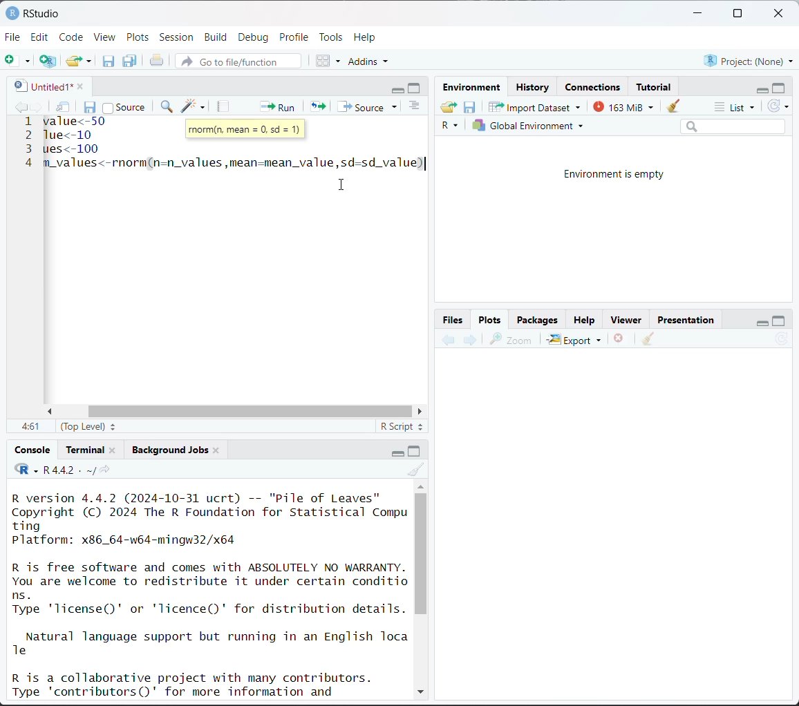  I want to click on Help, so click(584, 321).